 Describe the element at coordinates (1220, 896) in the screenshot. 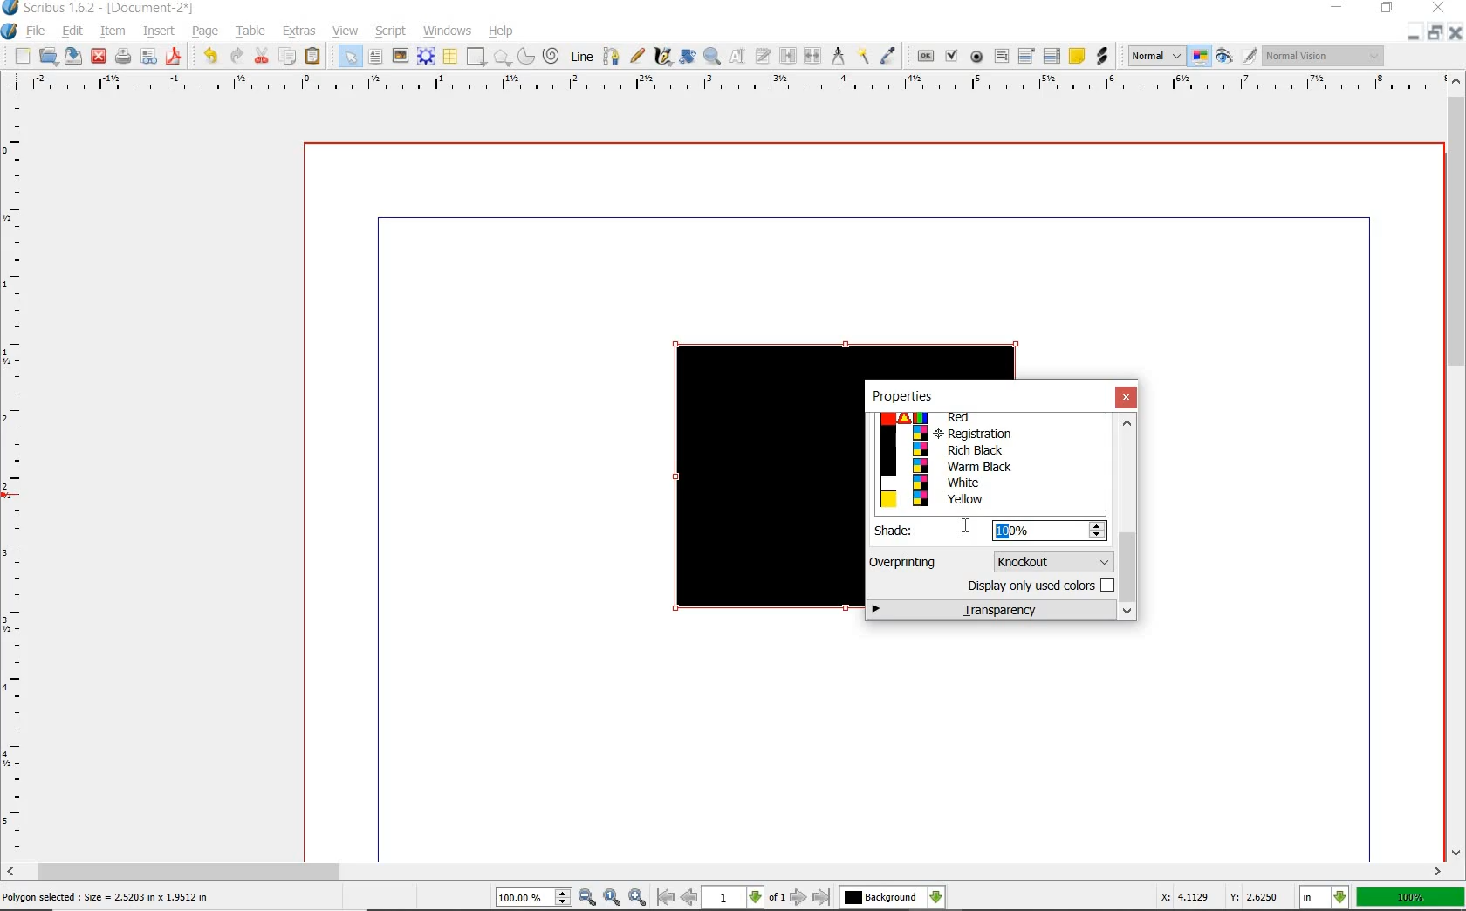

I see `X: 4.1129 Y: 2.6250` at that location.